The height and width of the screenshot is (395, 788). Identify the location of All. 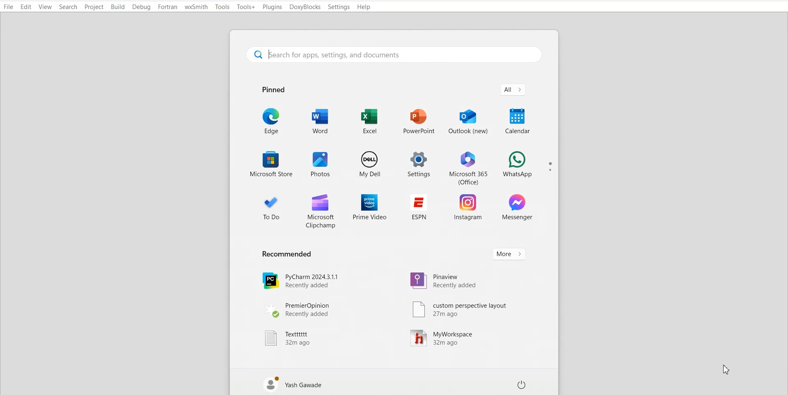
(513, 90).